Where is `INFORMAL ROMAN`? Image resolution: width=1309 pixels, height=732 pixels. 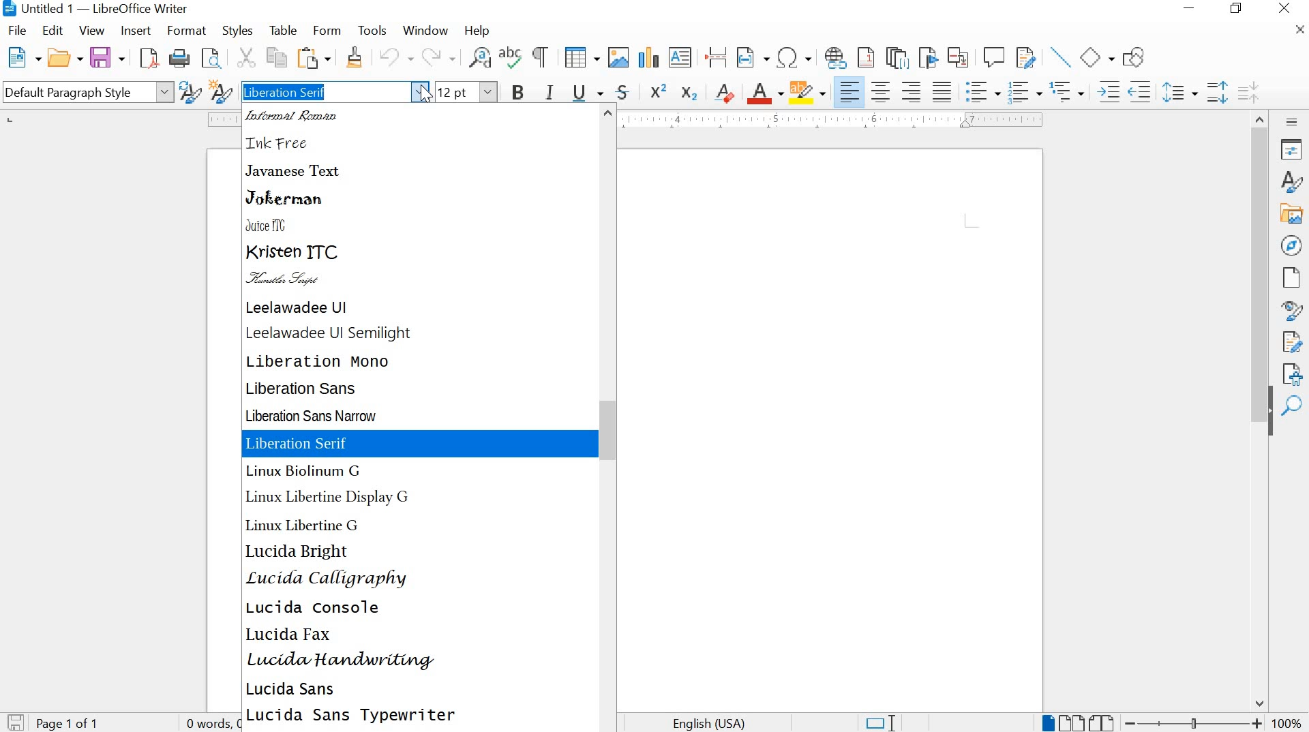 INFORMAL ROMAN is located at coordinates (300, 117).